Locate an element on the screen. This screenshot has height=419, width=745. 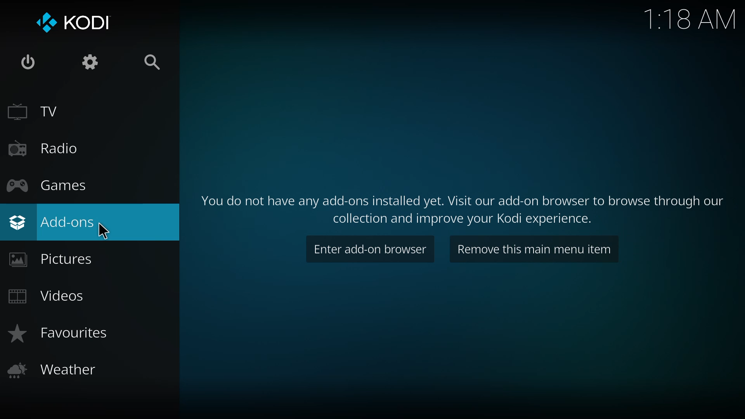
pictures is located at coordinates (50, 259).